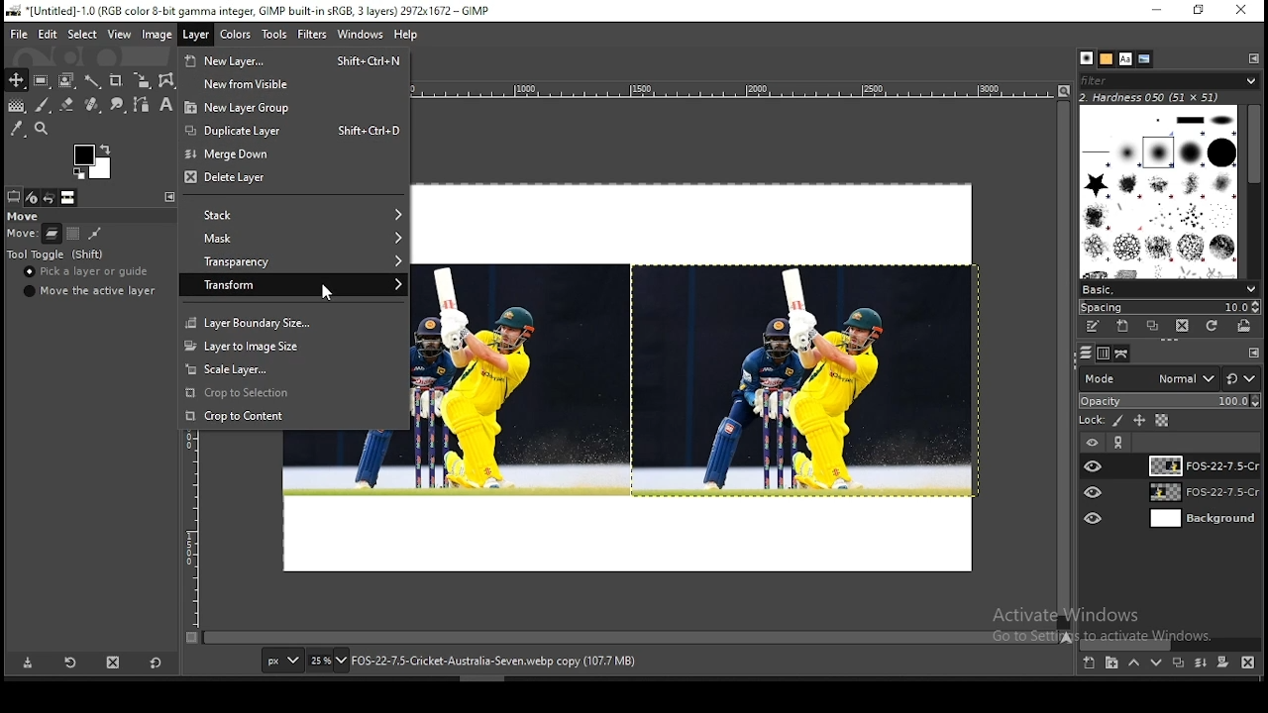  I want to click on move, so click(22, 236).